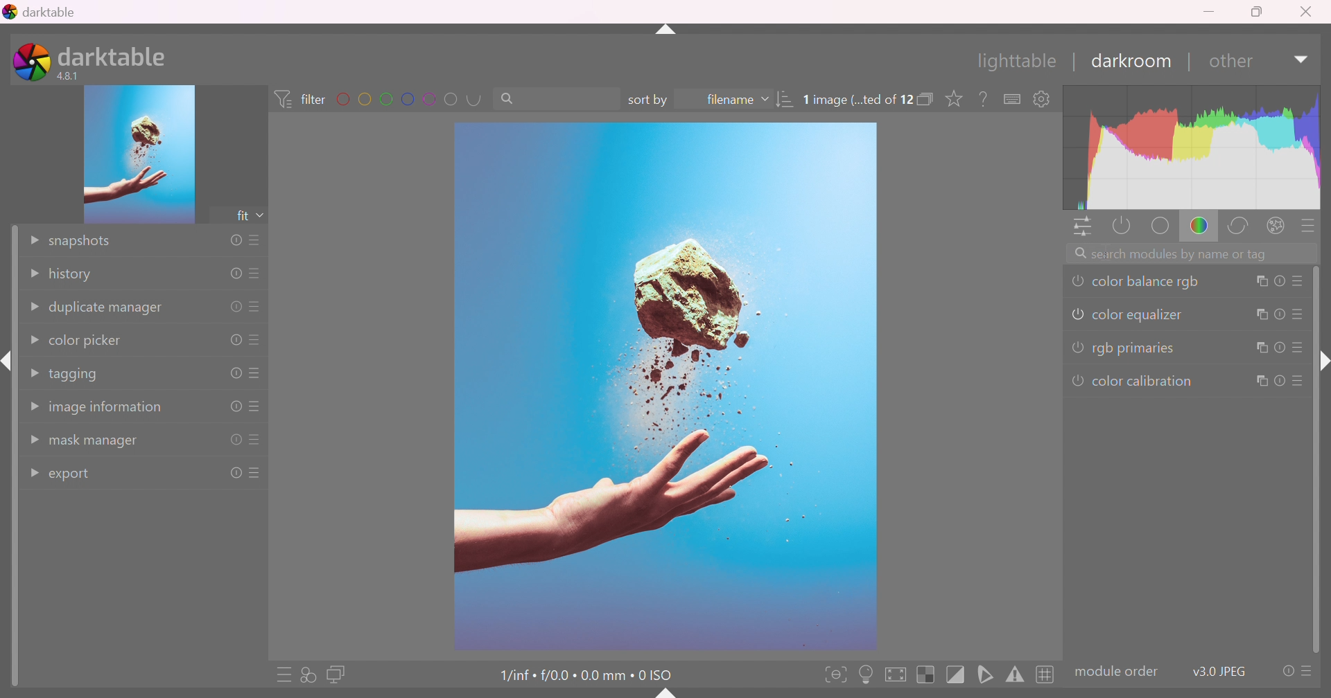  What do you see at coordinates (33, 240) in the screenshot?
I see `Drop Down` at bounding box center [33, 240].